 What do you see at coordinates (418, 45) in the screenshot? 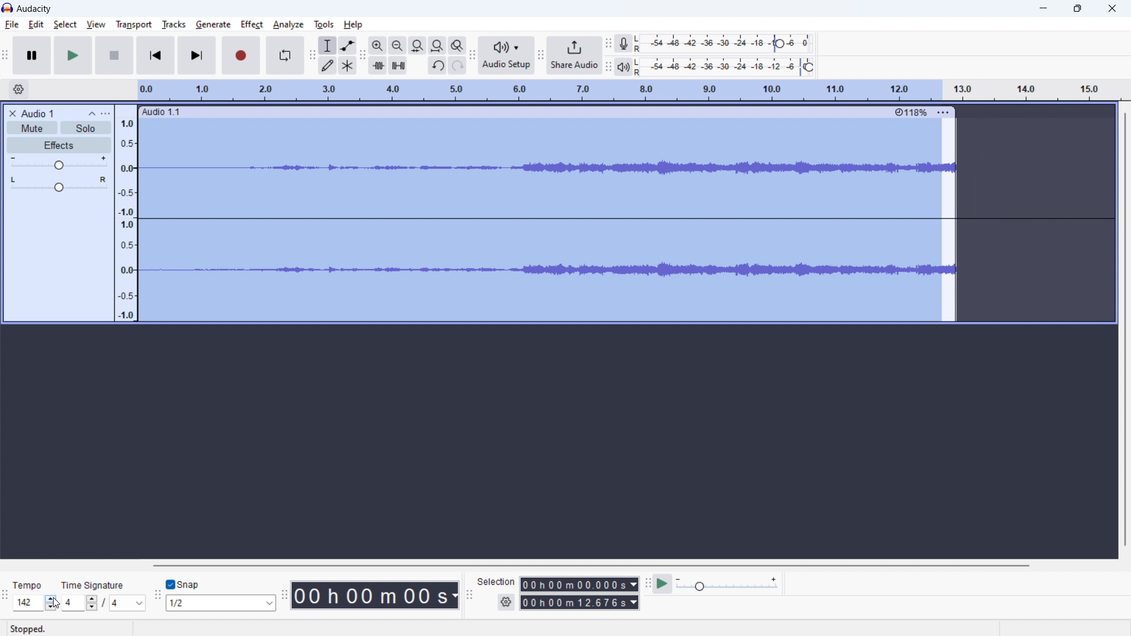
I see `fit selection to width` at bounding box center [418, 45].